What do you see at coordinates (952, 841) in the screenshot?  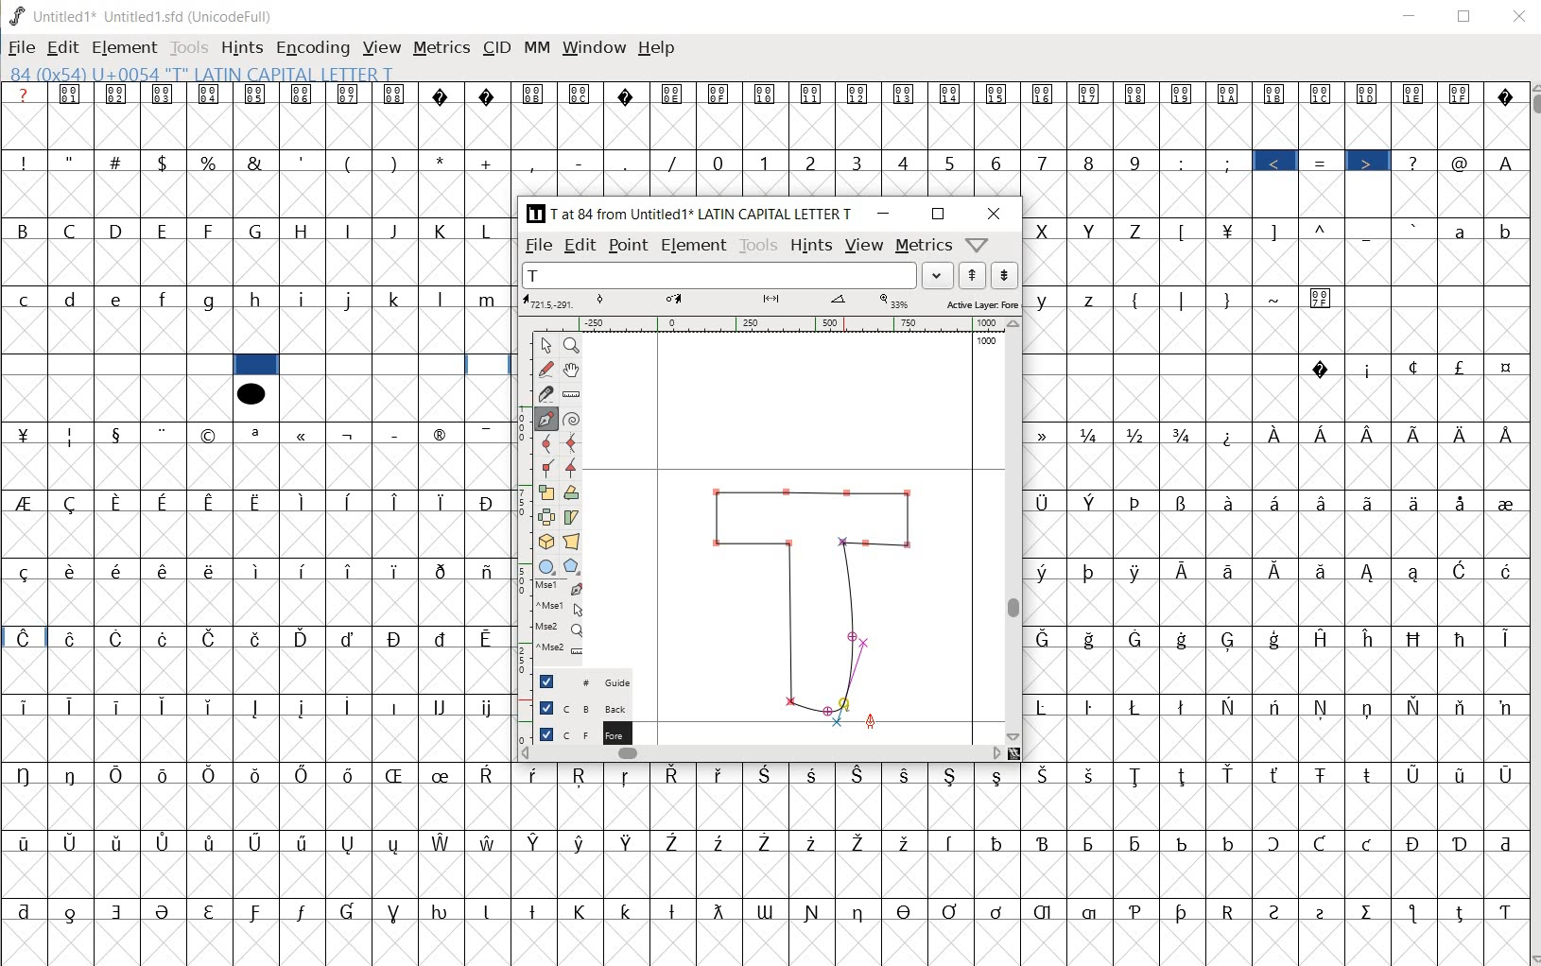 I see `Symbol` at bounding box center [952, 841].